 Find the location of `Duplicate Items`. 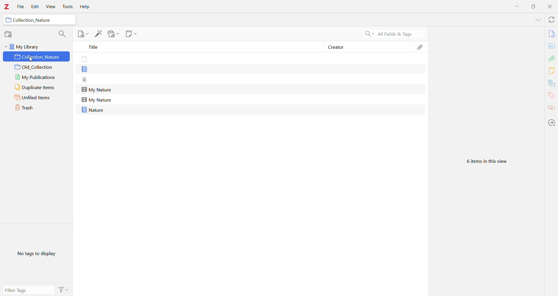

Duplicate Items is located at coordinates (37, 88).